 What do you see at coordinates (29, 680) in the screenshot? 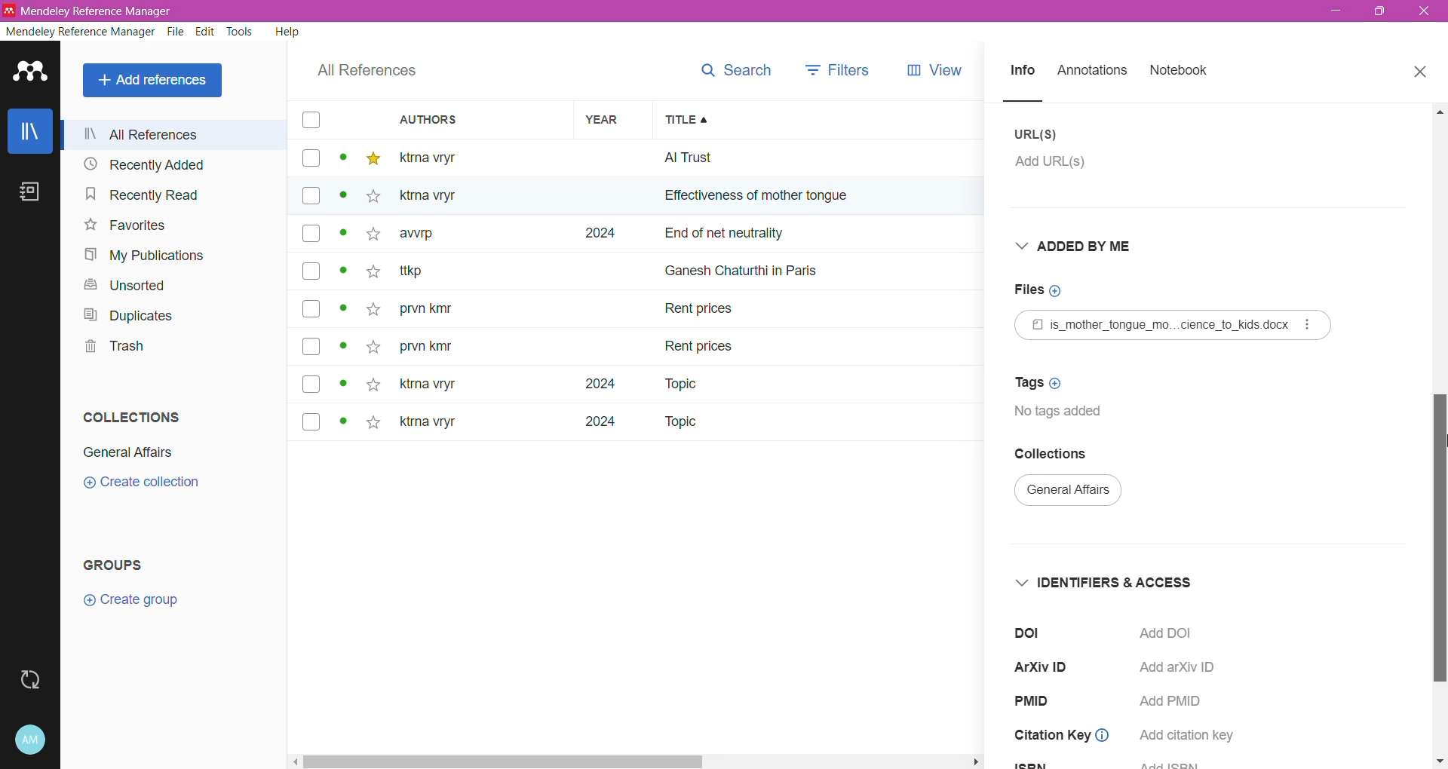
I see `Last sync` at bounding box center [29, 680].